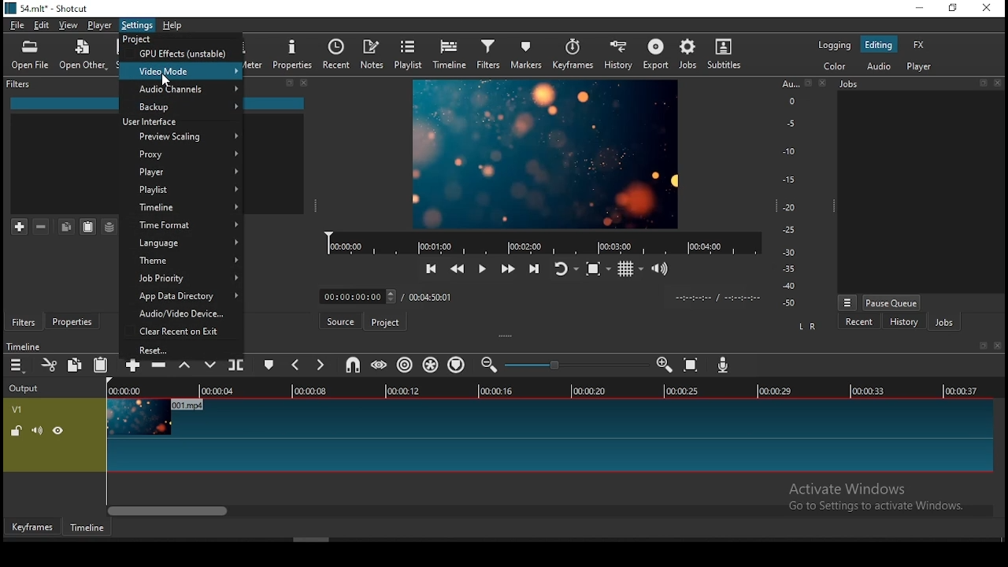  What do you see at coordinates (789, 231) in the screenshot?
I see `-25` at bounding box center [789, 231].